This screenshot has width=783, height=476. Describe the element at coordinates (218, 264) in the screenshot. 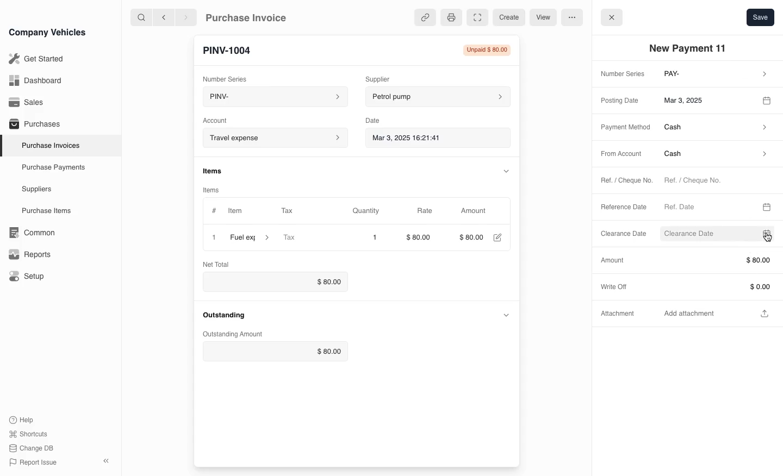

I see `Net Total` at that location.